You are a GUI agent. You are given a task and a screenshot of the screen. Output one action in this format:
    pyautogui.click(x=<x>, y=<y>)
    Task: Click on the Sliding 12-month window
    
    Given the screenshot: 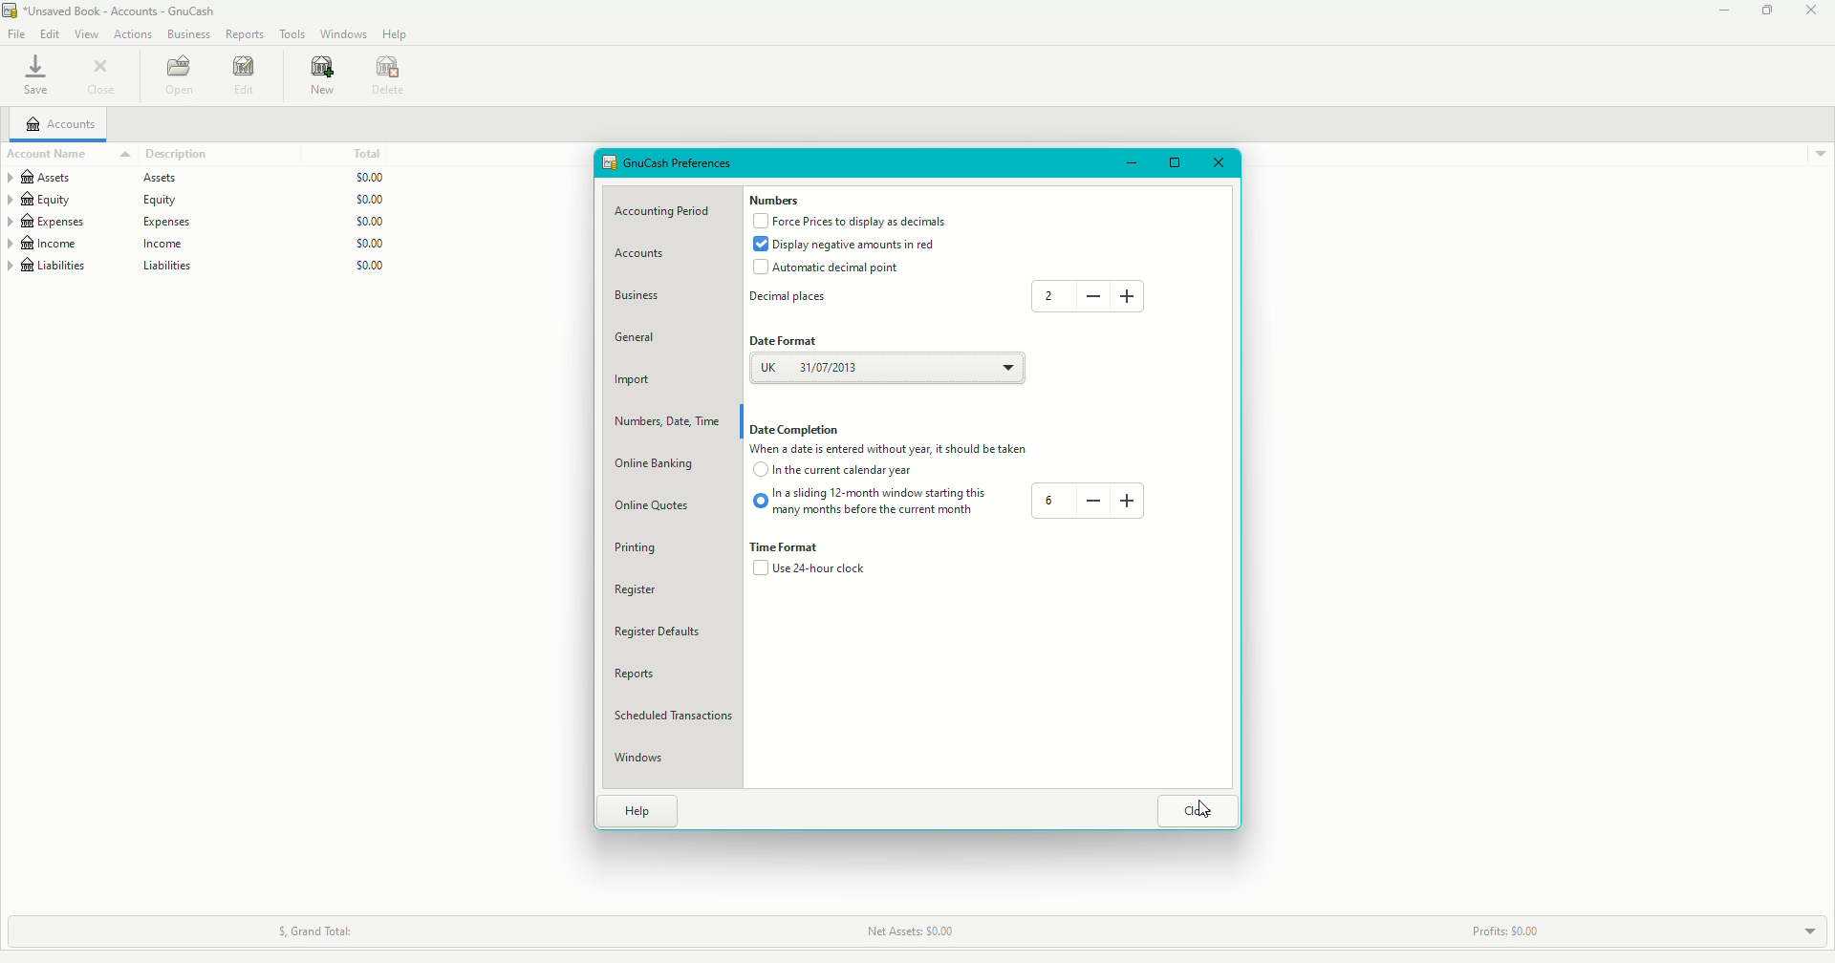 What is the action you would take?
    pyautogui.click(x=874, y=503)
    